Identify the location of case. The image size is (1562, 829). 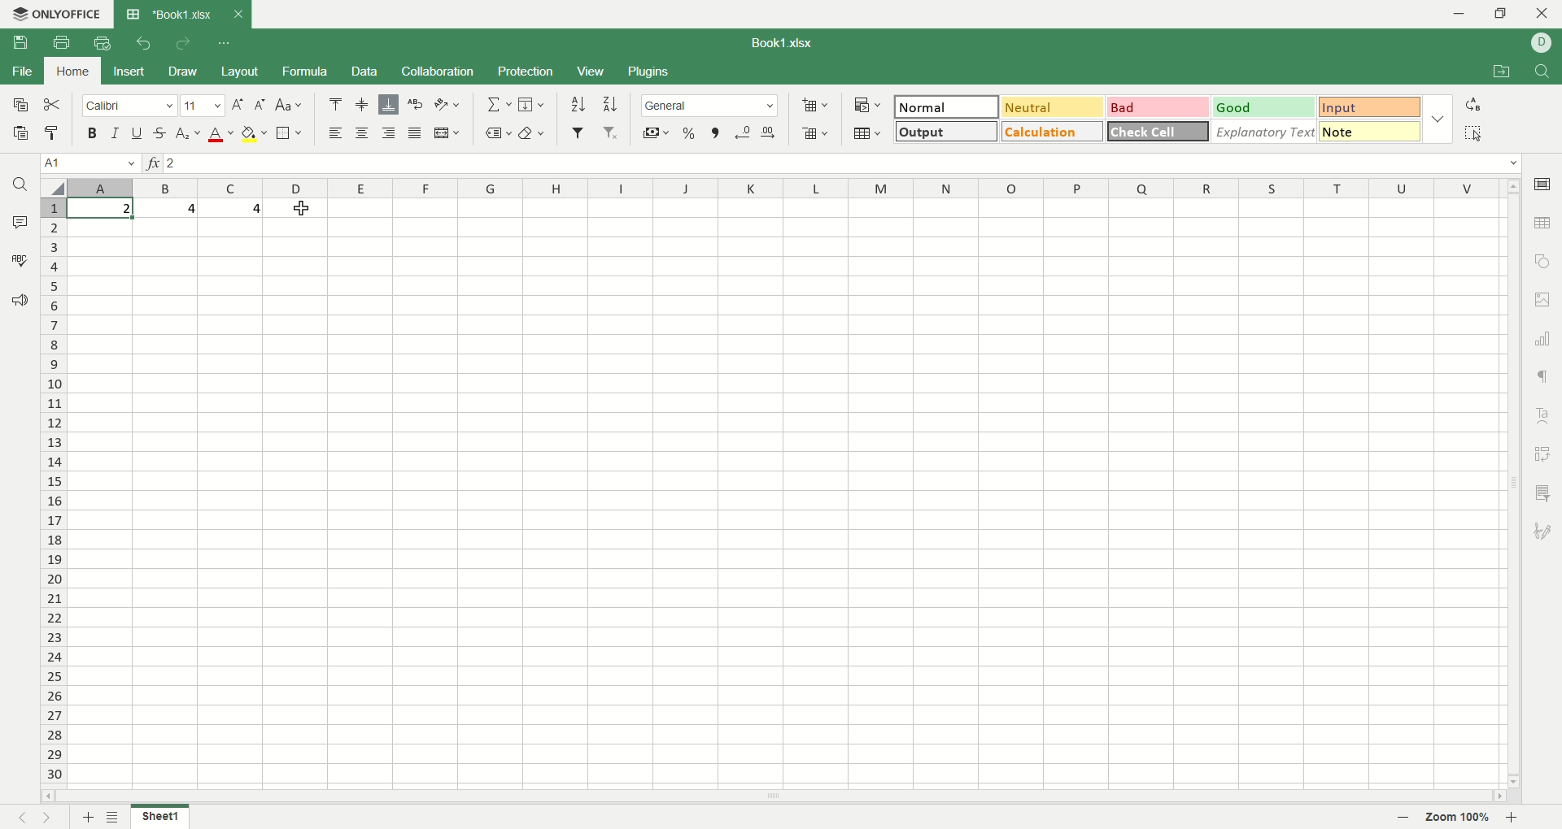
(290, 104).